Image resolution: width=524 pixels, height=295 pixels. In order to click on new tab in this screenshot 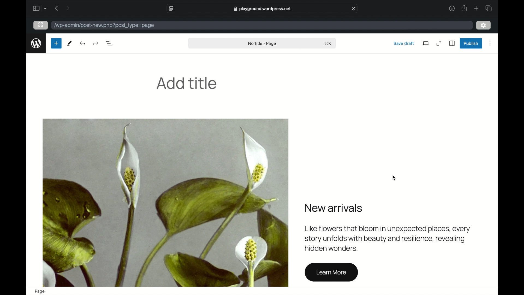, I will do `click(476, 8)`.